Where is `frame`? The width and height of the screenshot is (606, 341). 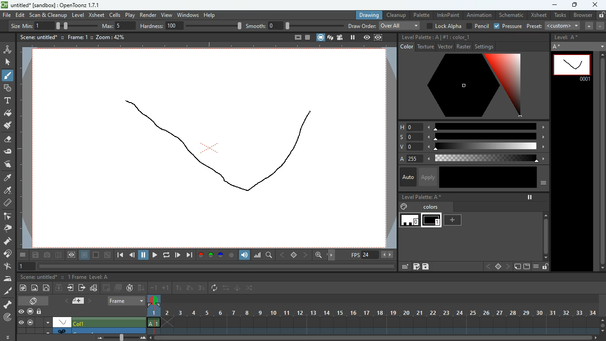 frame is located at coordinates (572, 67).